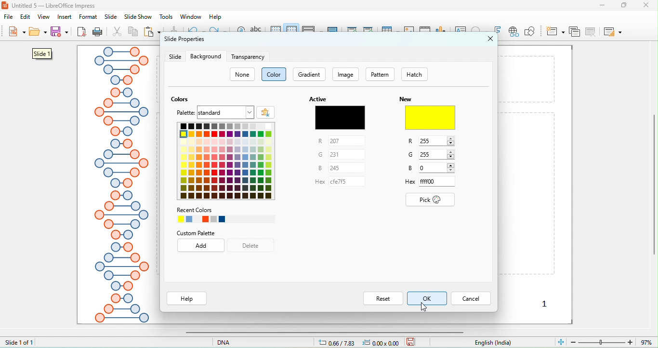 The height and width of the screenshot is (348, 658). I want to click on window, so click(190, 16).